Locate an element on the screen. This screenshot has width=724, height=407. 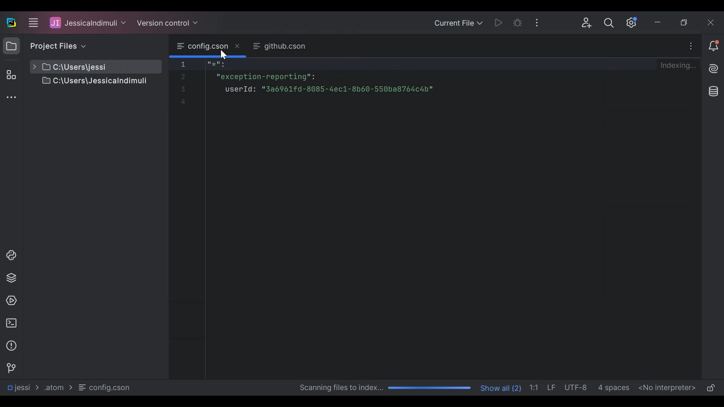
more is located at coordinates (11, 98).